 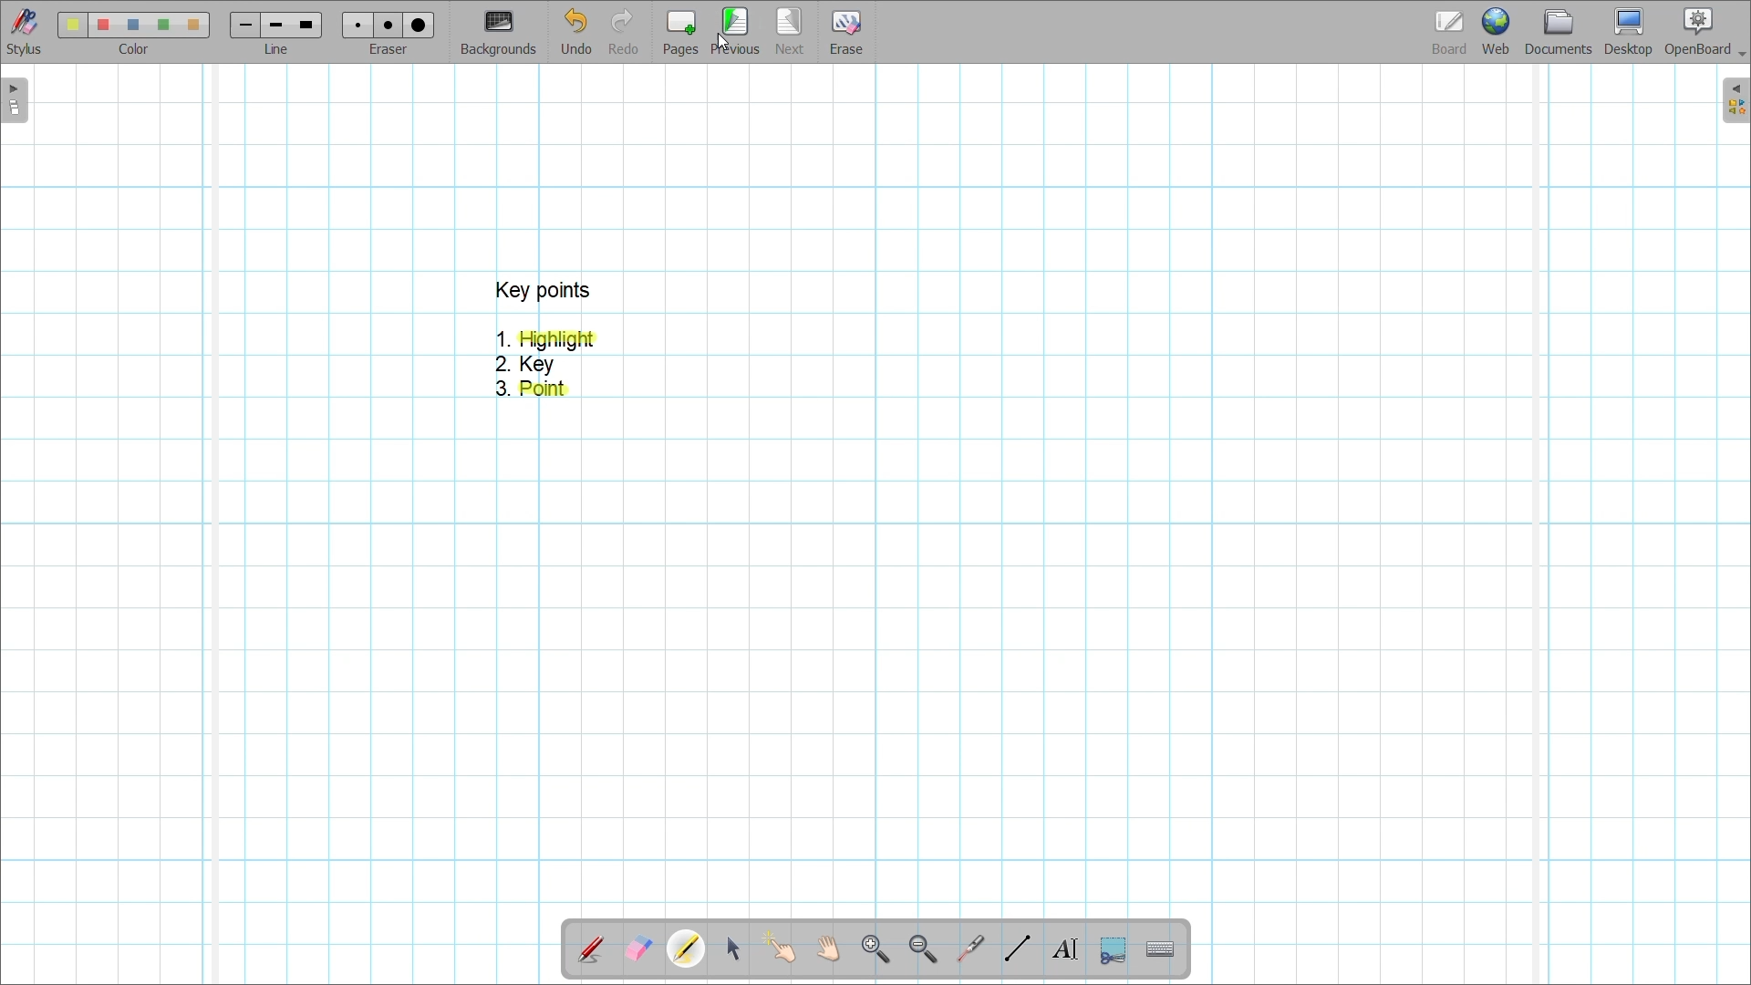 I want to click on eraser 3, so click(x=420, y=25).